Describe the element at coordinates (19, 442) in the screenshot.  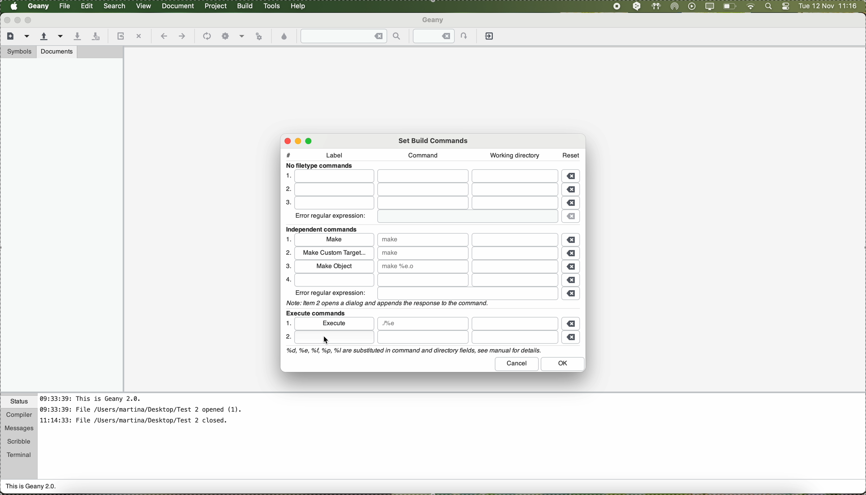
I see `scribble` at that location.